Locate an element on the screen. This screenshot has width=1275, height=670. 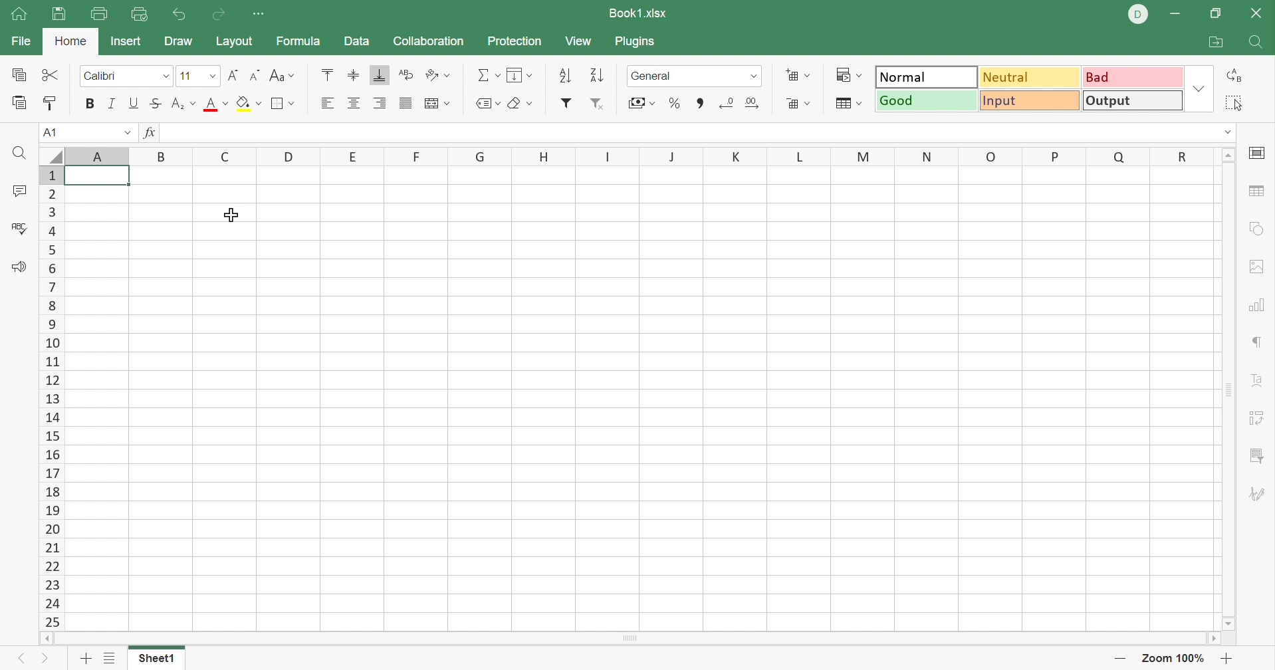
Text Art settings is located at coordinates (1260, 382).